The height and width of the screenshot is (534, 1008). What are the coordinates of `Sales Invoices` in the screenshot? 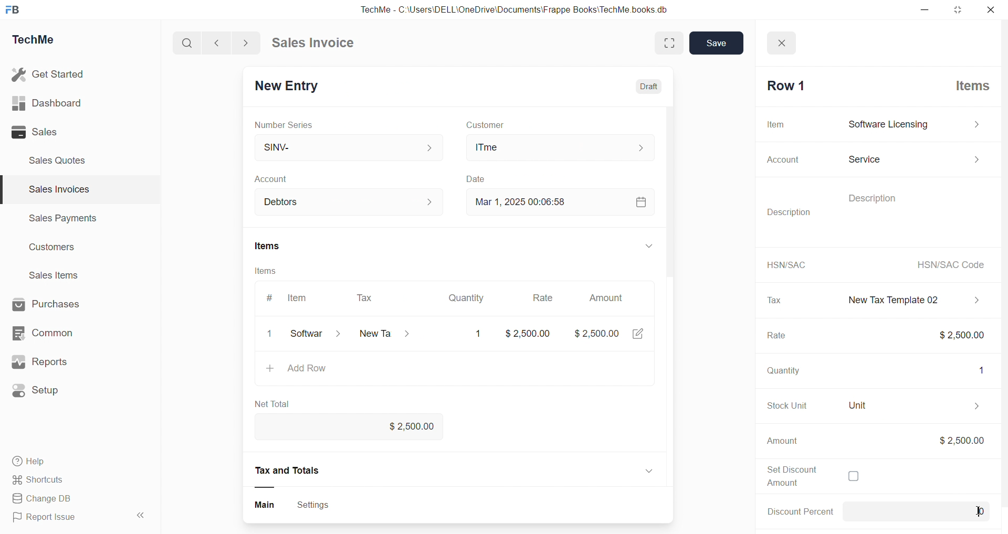 It's located at (55, 191).